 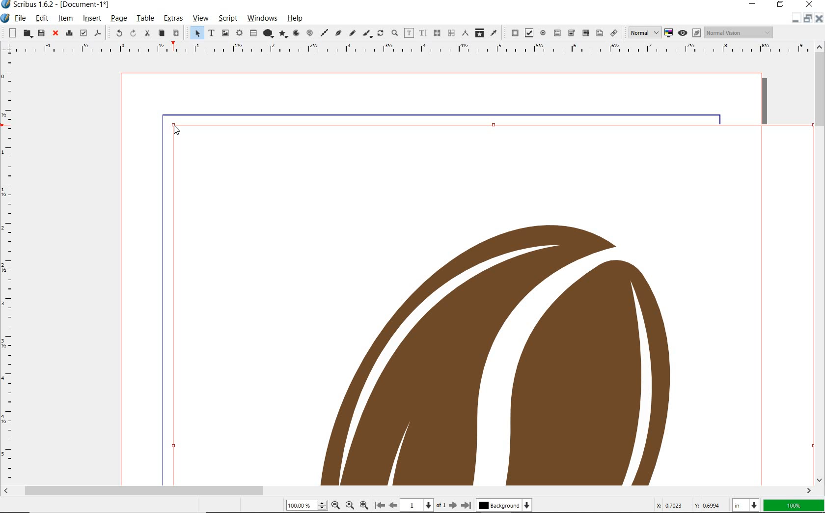 I want to click on insert, so click(x=91, y=19).